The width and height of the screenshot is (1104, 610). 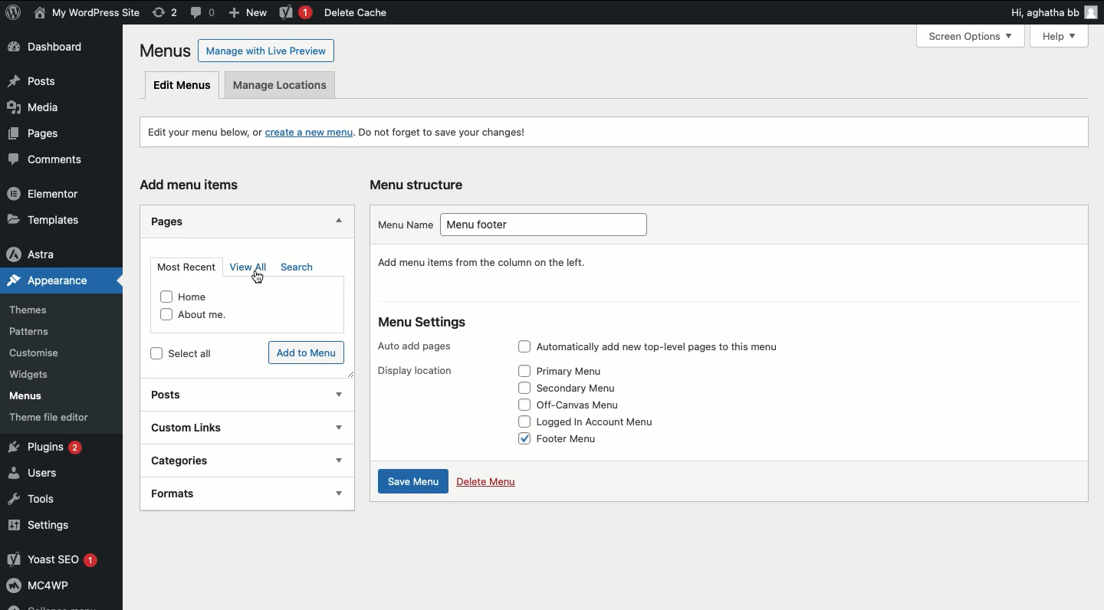 What do you see at coordinates (536, 225) in the screenshot?
I see `Menu footer` at bounding box center [536, 225].